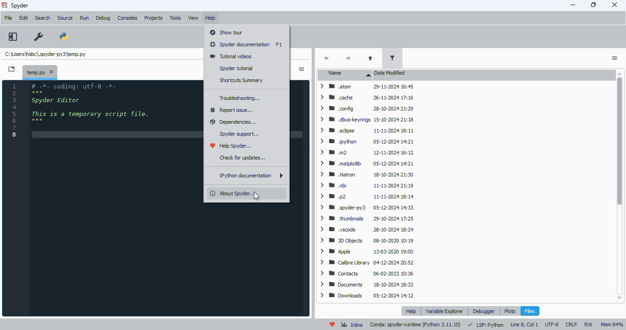  I want to click on run, so click(84, 18).